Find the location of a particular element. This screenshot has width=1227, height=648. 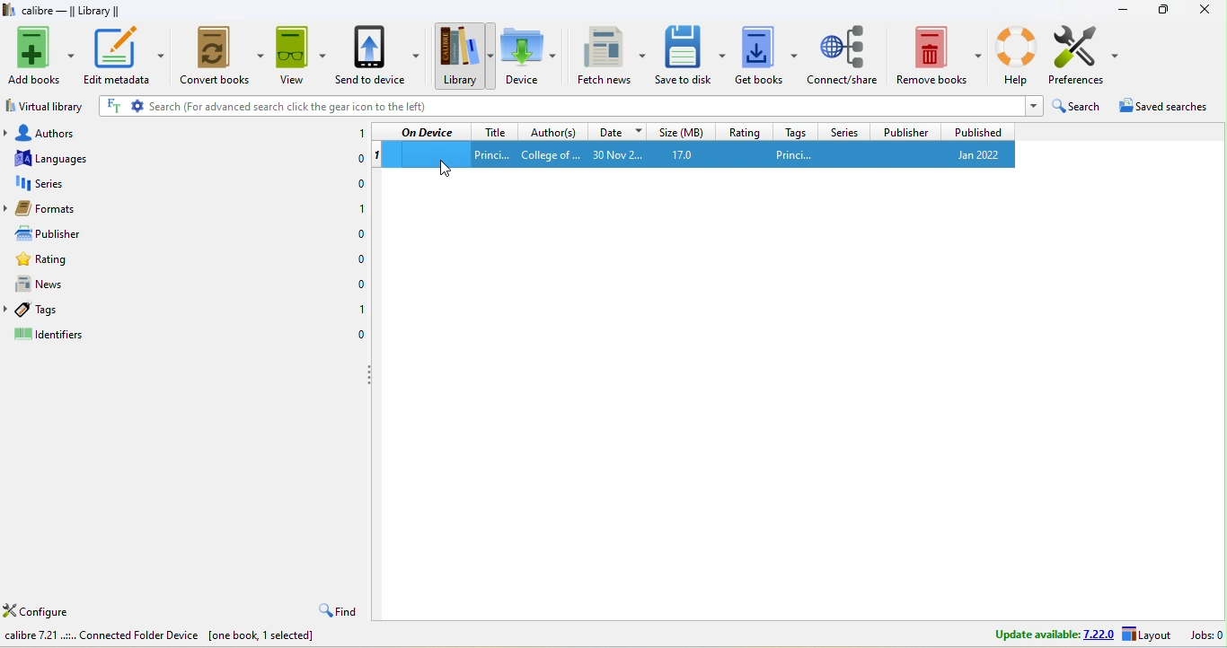

preference is located at coordinates (1086, 56).